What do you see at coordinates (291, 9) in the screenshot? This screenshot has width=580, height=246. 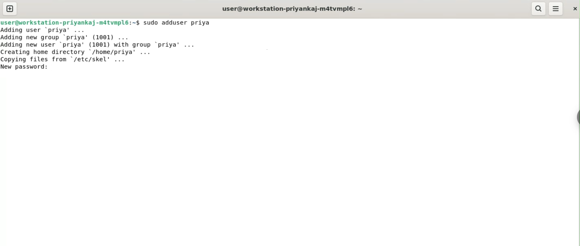 I see `user@workstation-priyankaj-m4tvmpl6:~` at bounding box center [291, 9].